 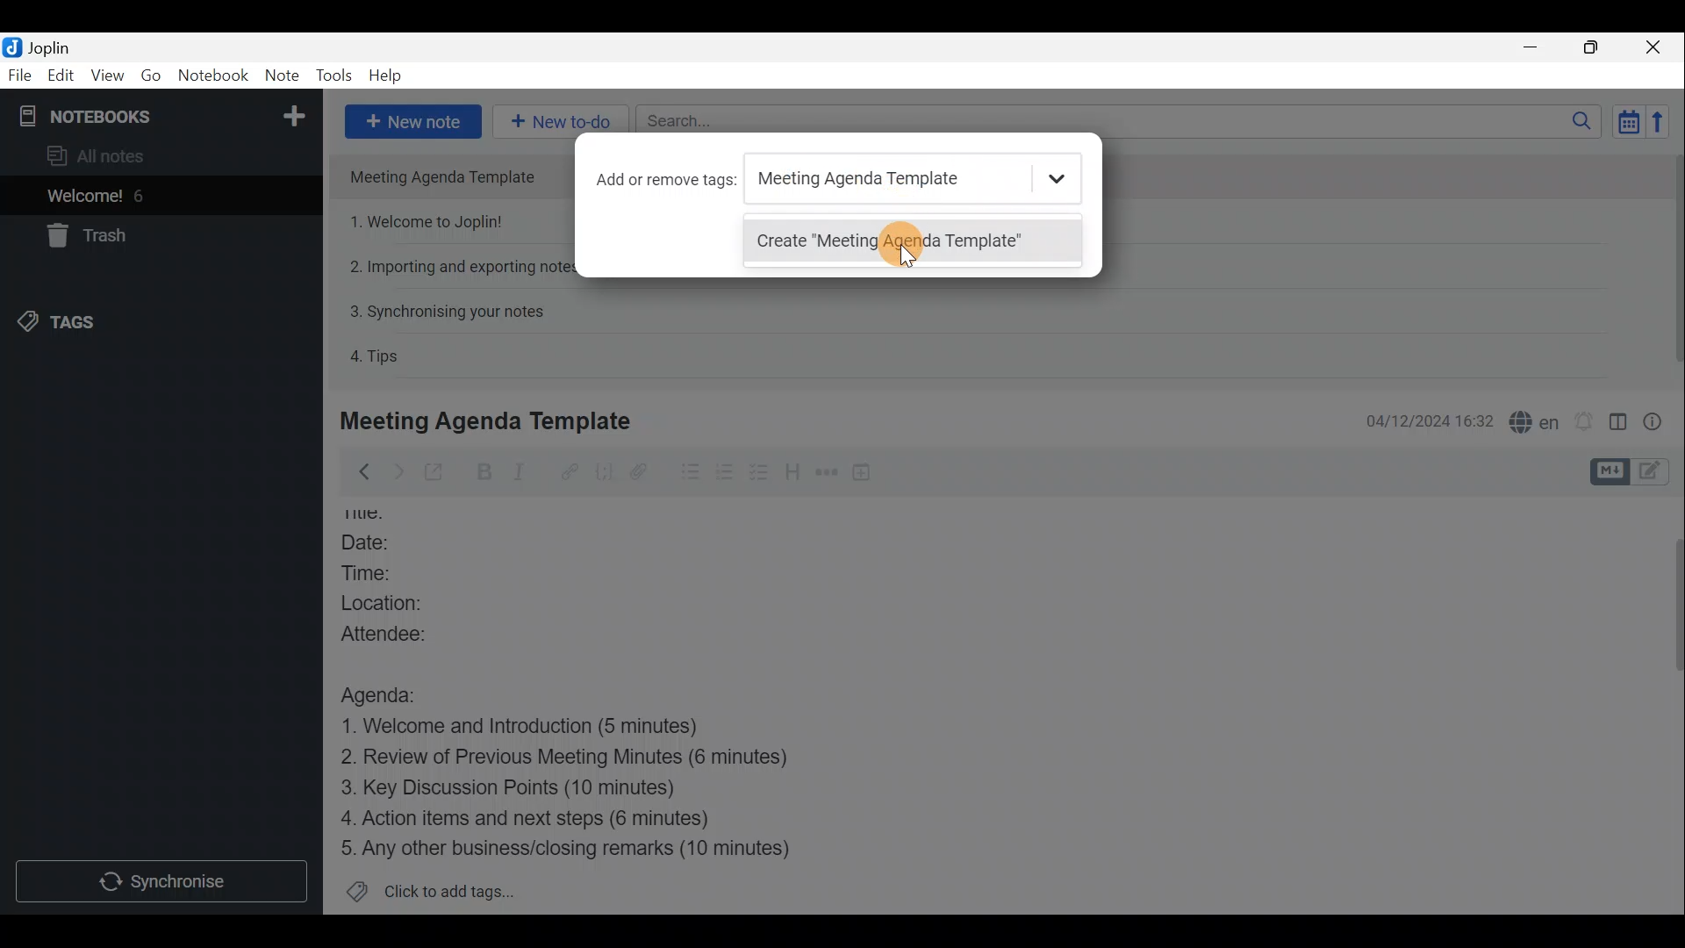 I want to click on 1. Welcome to Joplin!, so click(x=432, y=221).